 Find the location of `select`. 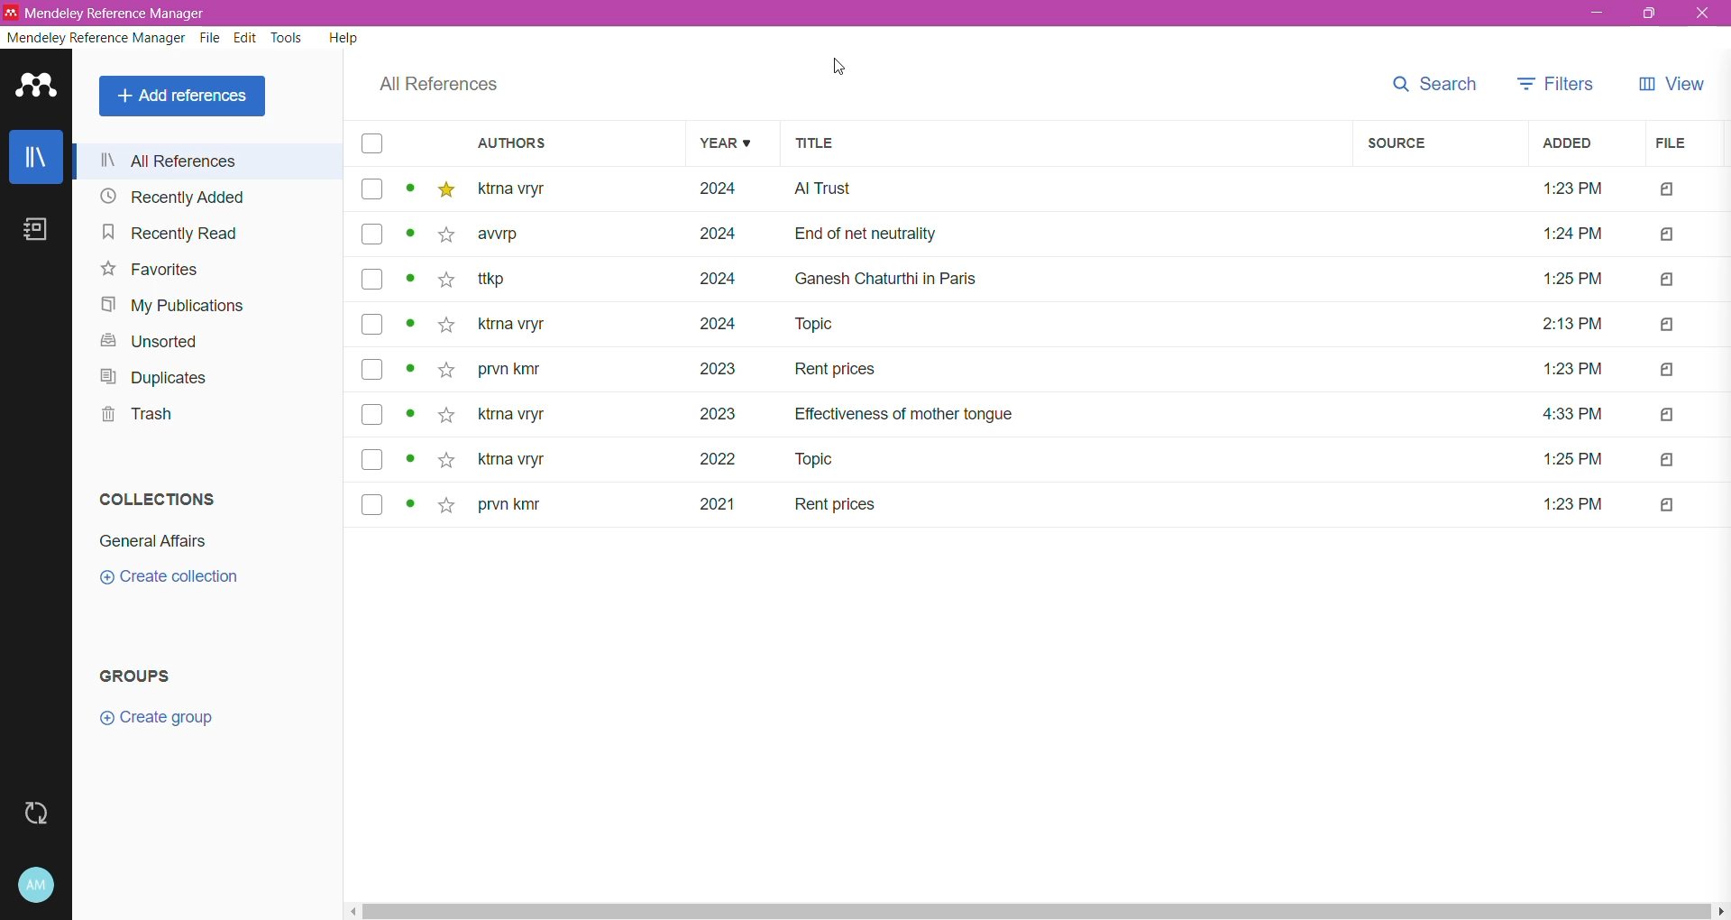

select is located at coordinates (371, 234).